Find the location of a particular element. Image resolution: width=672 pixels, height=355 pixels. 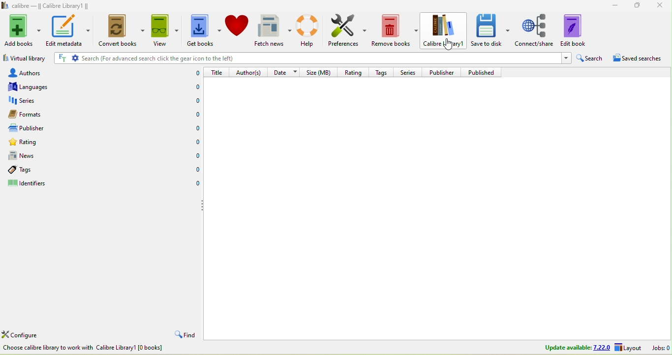

author(s) is located at coordinates (250, 72).